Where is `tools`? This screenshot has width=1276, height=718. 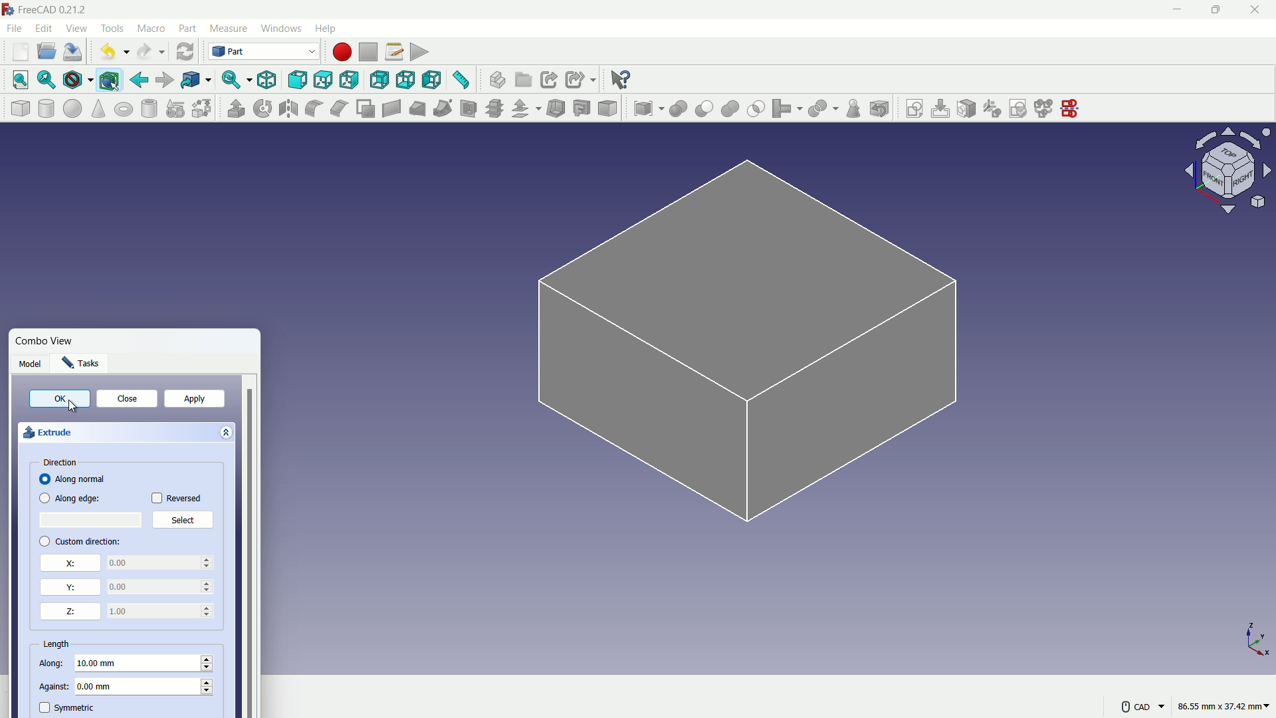
tools is located at coordinates (112, 29).